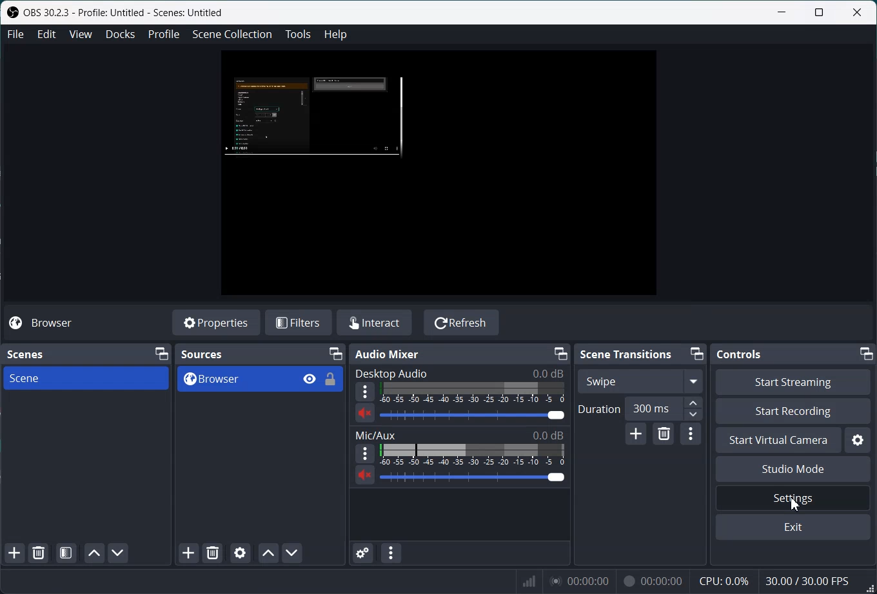 The height and width of the screenshot is (594, 877). I want to click on 300 ms, so click(666, 408).